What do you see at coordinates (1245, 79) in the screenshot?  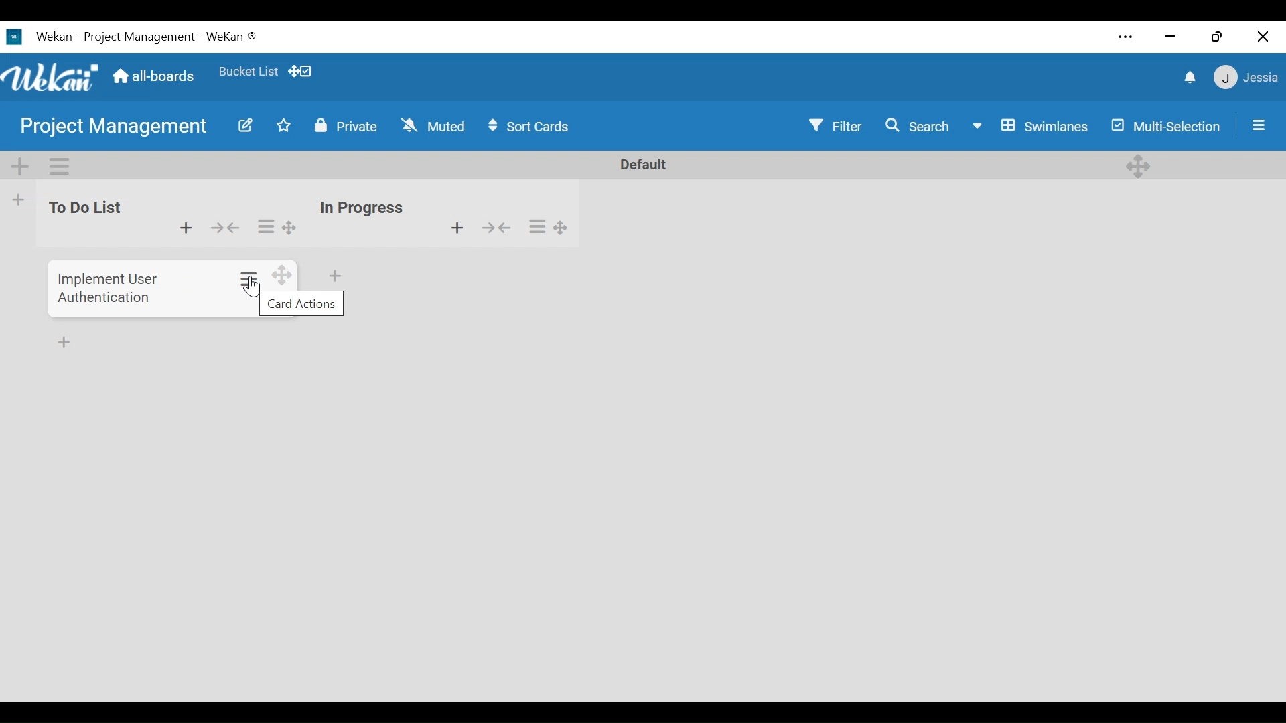 I see `member settings` at bounding box center [1245, 79].